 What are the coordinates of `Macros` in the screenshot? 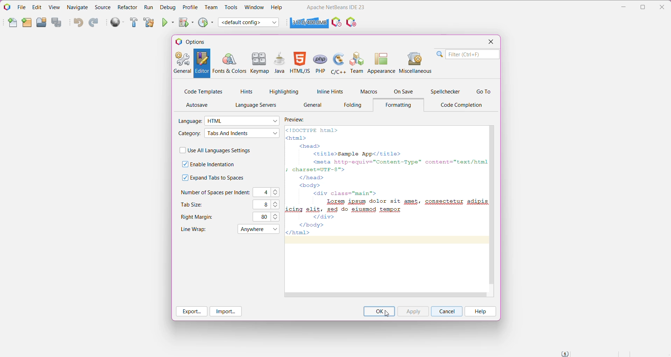 It's located at (368, 92).